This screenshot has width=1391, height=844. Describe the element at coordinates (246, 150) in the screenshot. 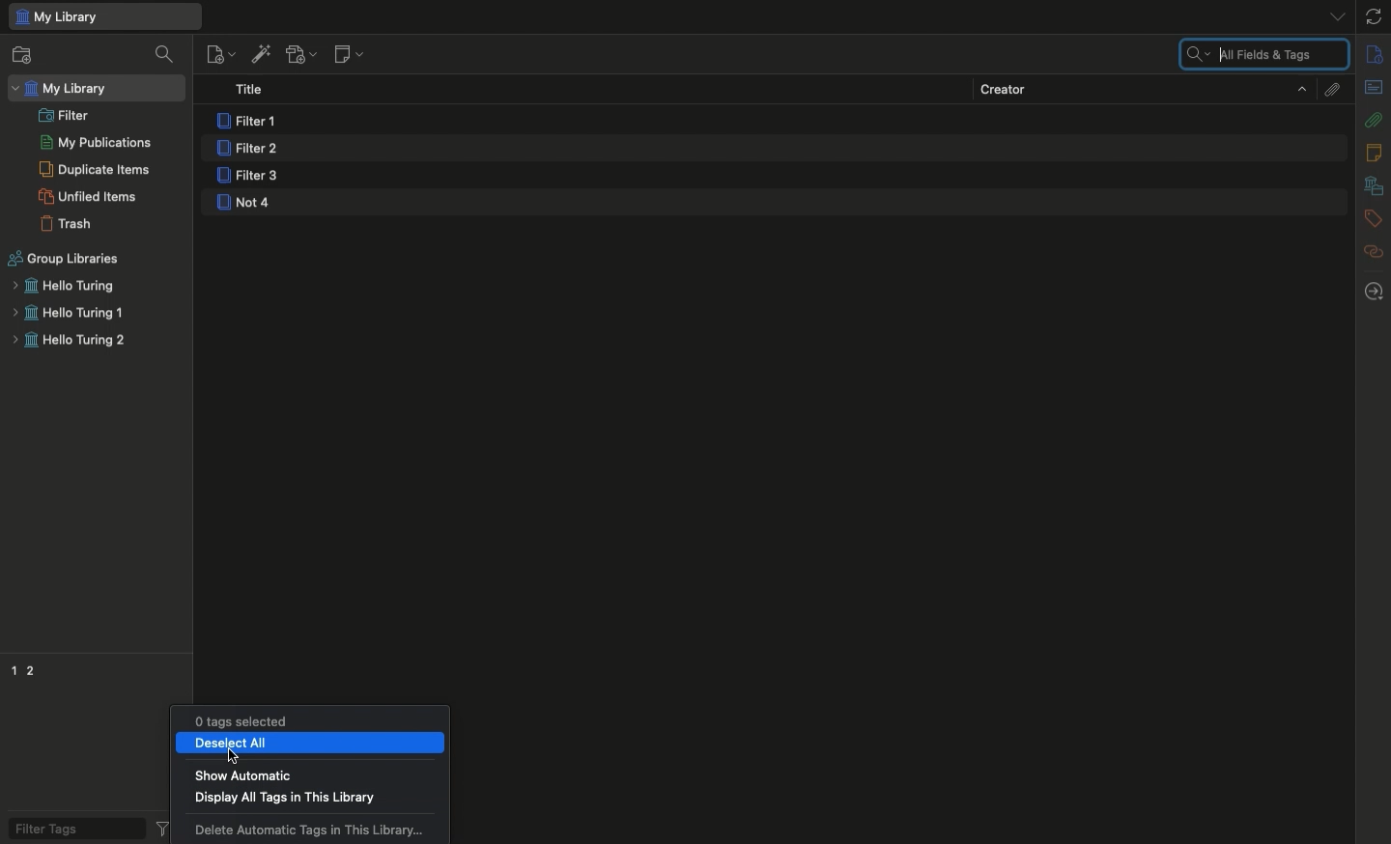

I see `Filter 2` at that location.